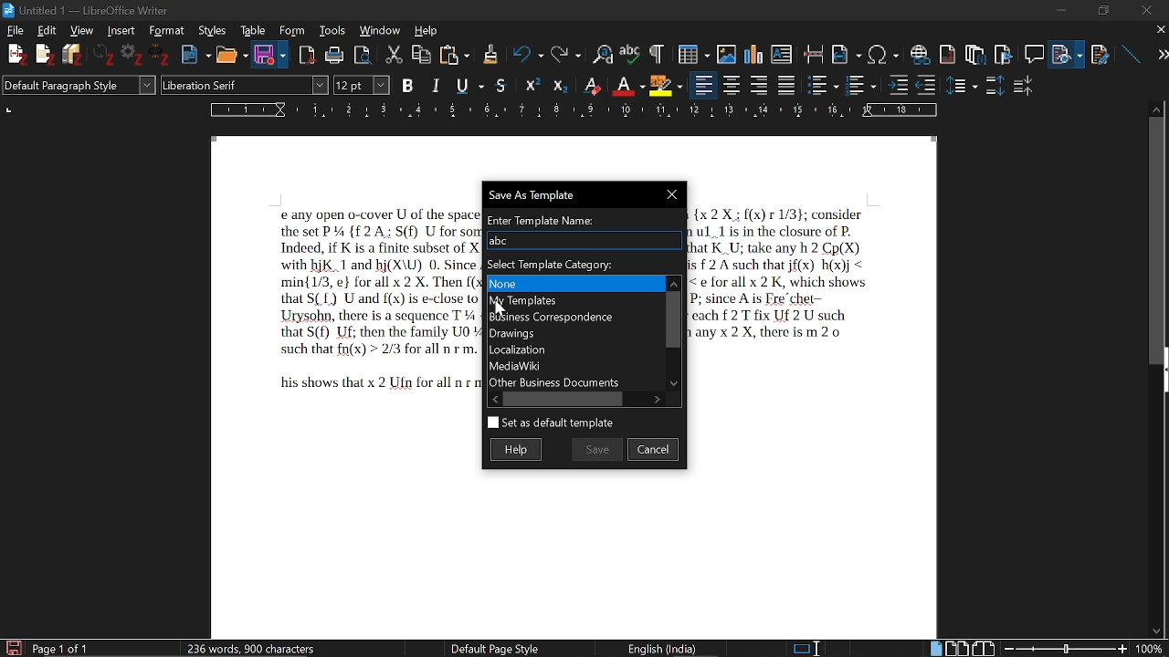 Image resolution: width=1169 pixels, height=657 pixels. I want to click on Default Paragraph Style, so click(77, 87).